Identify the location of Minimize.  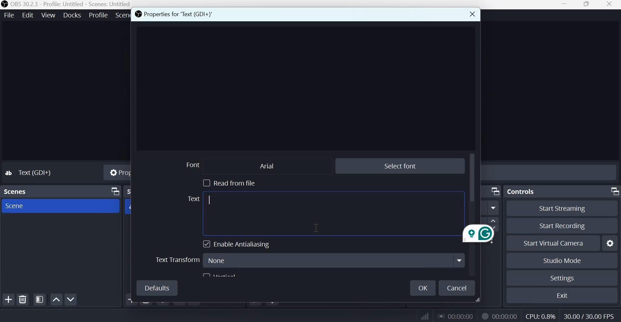
(564, 5).